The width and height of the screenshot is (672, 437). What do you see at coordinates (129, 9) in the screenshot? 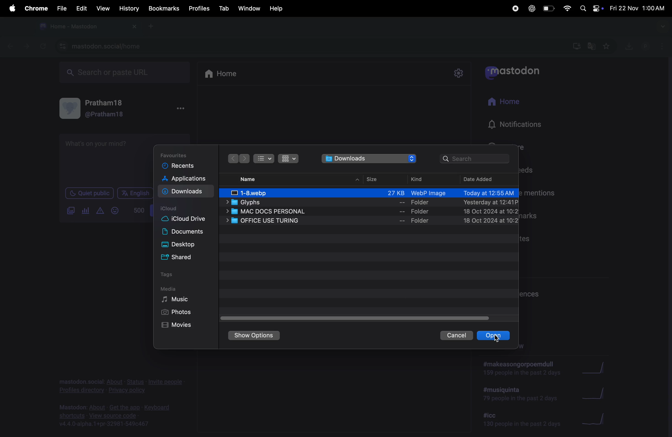
I see `history` at bounding box center [129, 9].